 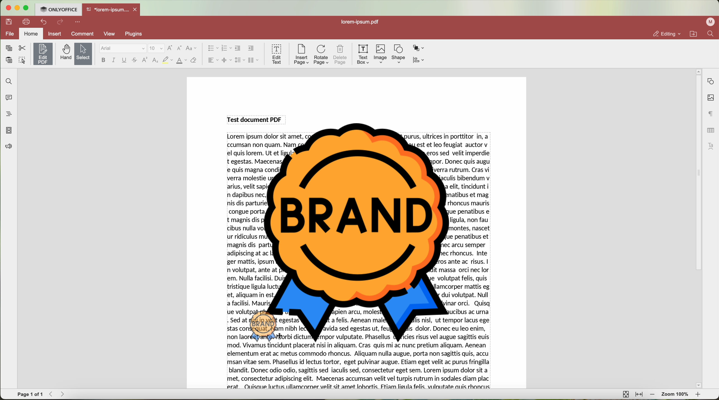 What do you see at coordinates (212, 49) in the screenshot?
I see `bullet list` at bounding box center [212, 49].